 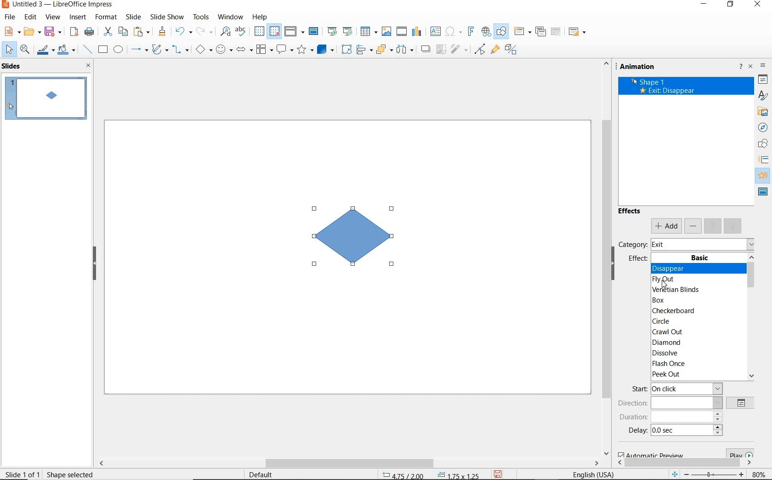 I want to click on properties, so click(x=763, y=80).